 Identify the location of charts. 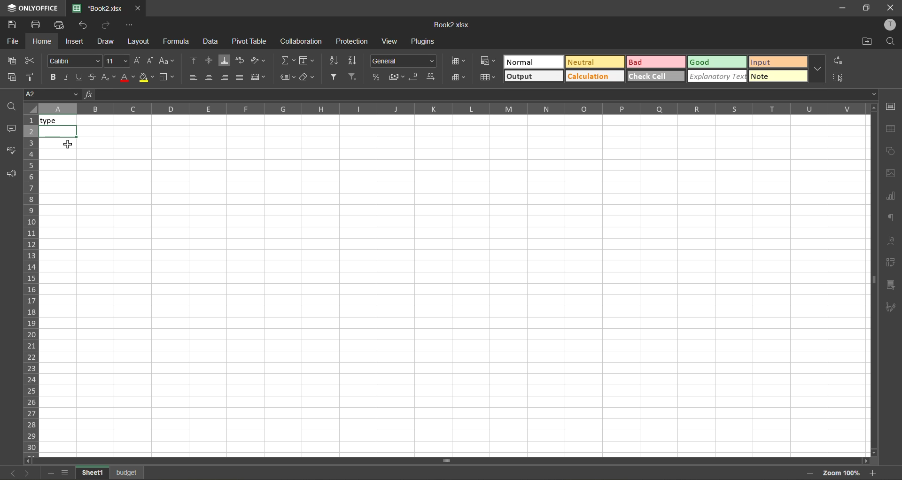
(891, 197).